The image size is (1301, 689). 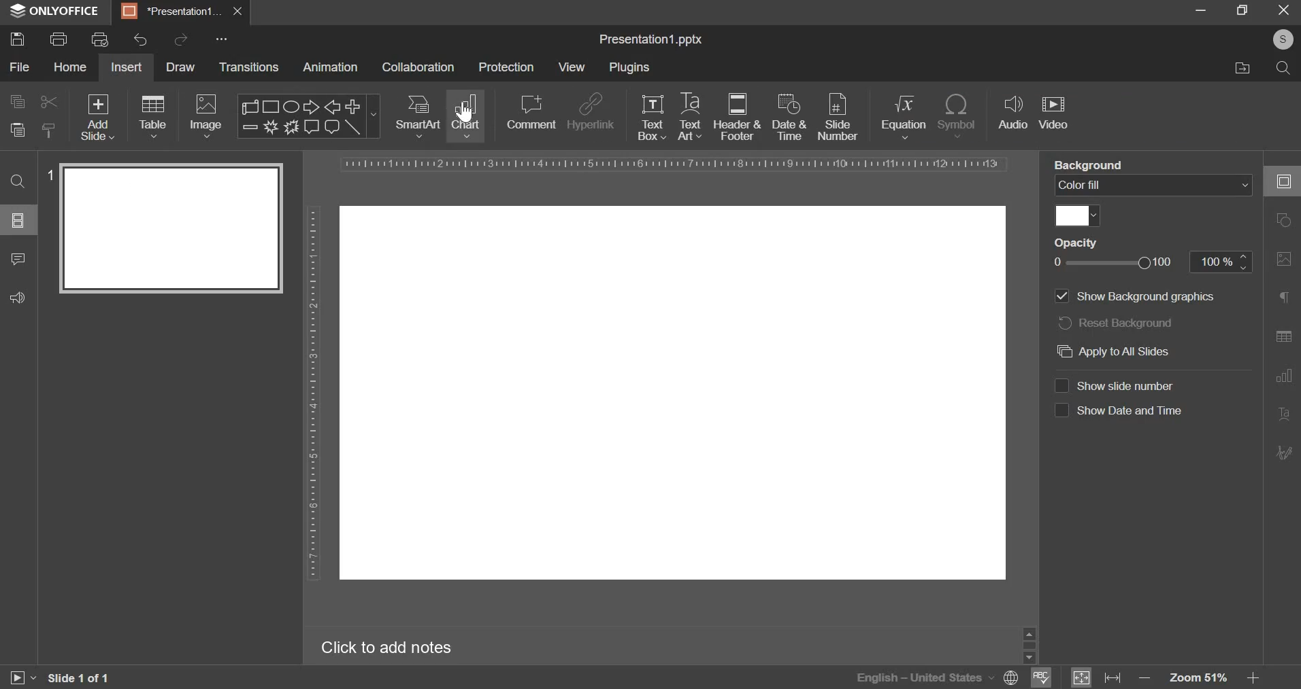 What do you see at coordinates (689, 115) in the screenshot?
I see `text art` at bounding box center [689, 115].